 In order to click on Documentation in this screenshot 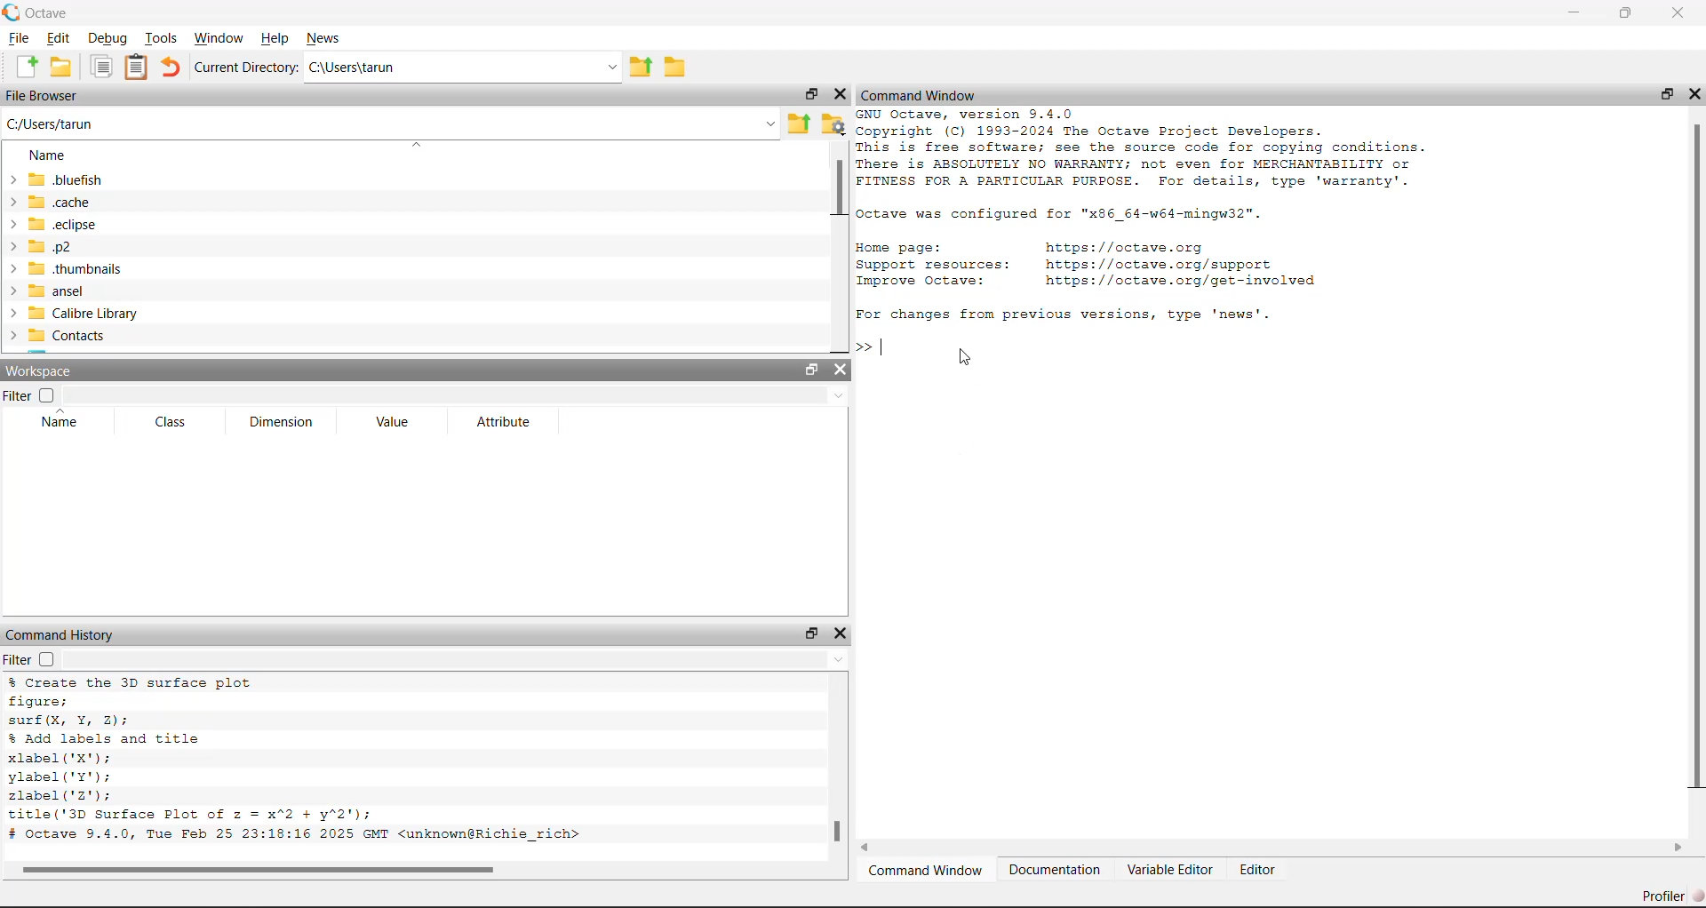, I will do `click(1054, 871)`.